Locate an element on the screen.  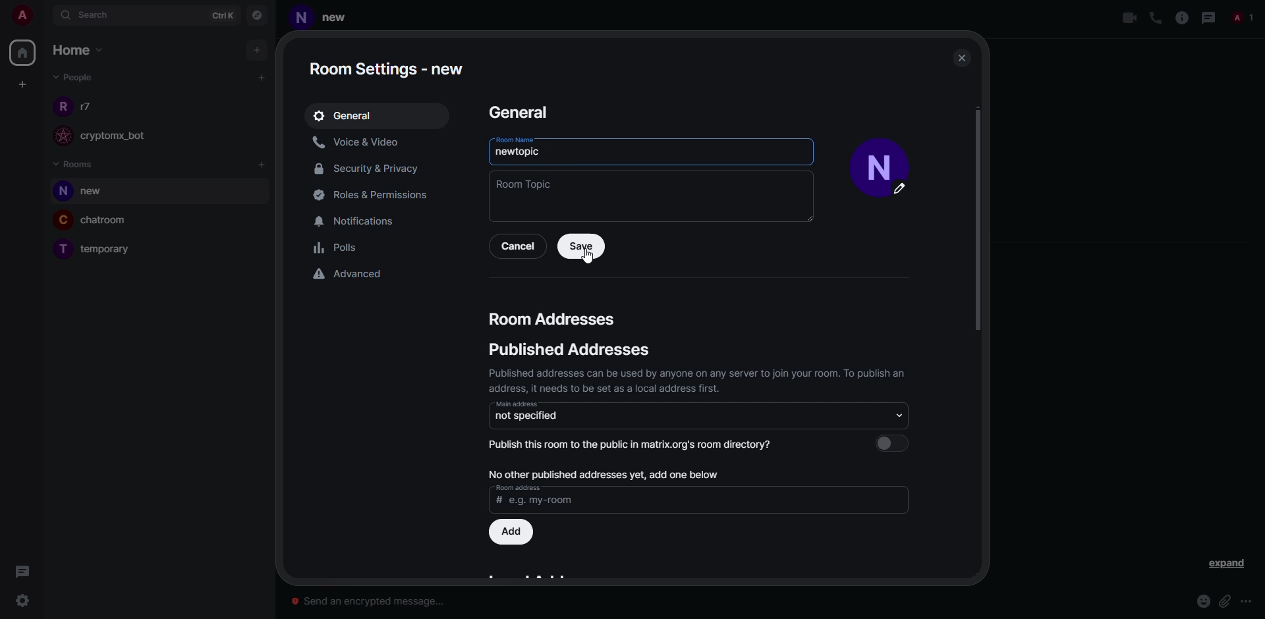
people is located at coordinates (72, 77).